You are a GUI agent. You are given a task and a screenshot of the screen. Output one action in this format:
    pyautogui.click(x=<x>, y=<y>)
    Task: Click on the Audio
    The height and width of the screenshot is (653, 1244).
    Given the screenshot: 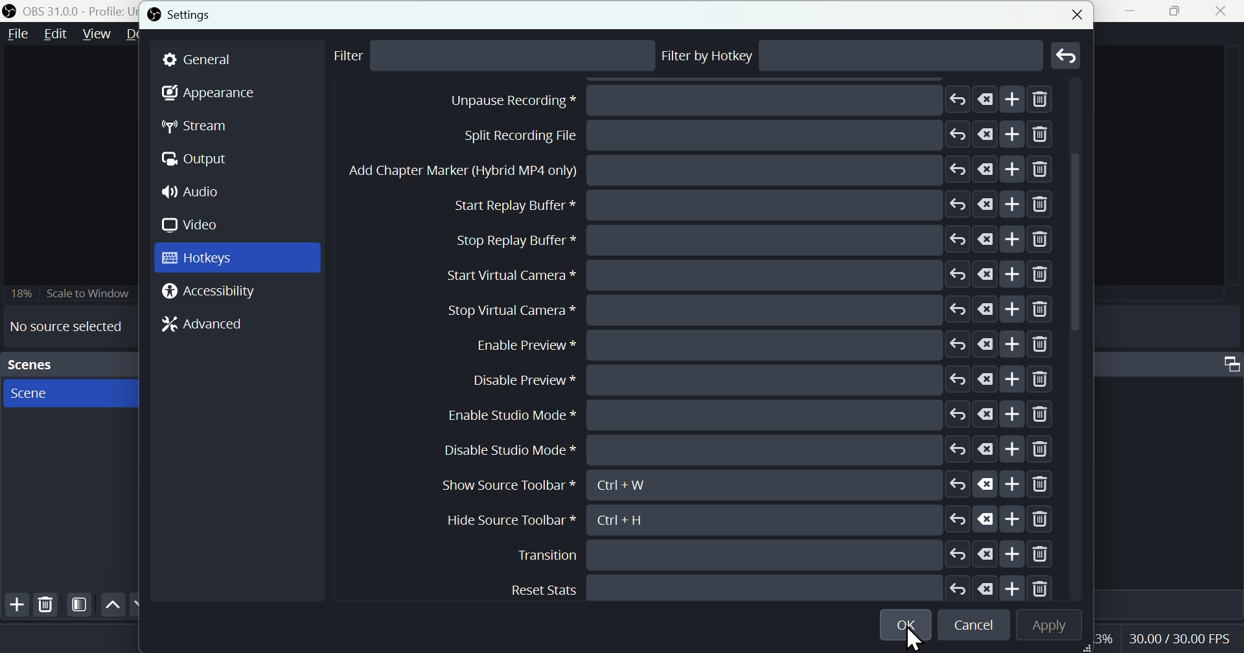 What is the action you would take?
    pyautogui.click(x=196, y=193)
    